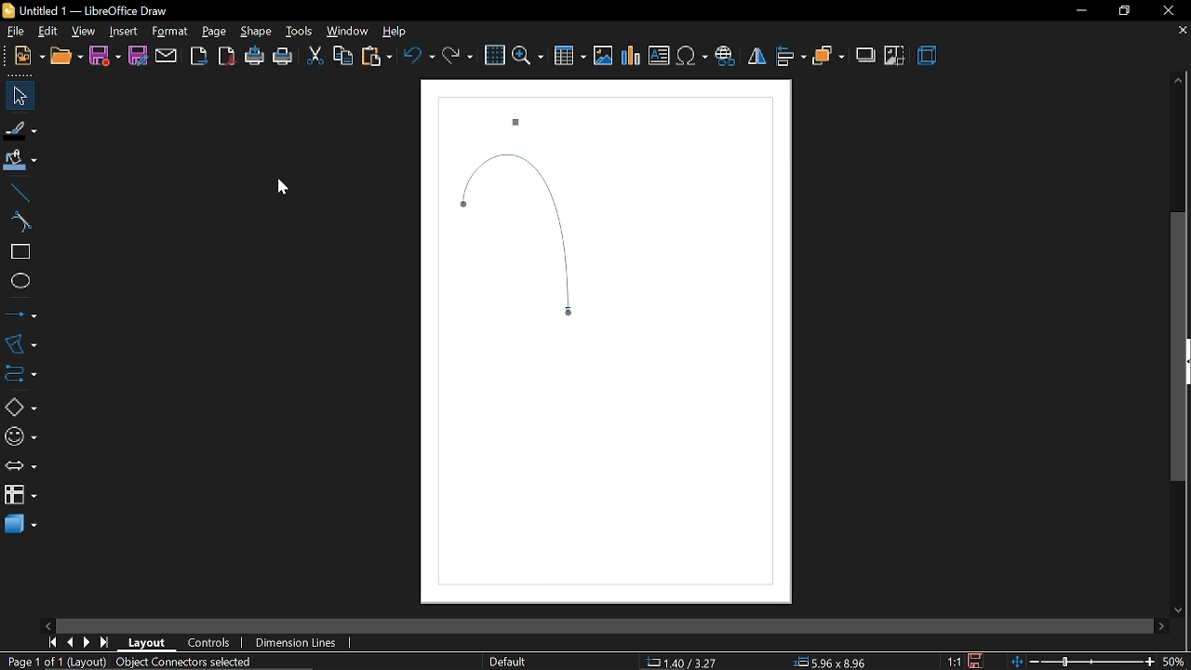 Image resolution: width=1191 pixels, height=670 pixels. I want to click on help, so click(395, 31).